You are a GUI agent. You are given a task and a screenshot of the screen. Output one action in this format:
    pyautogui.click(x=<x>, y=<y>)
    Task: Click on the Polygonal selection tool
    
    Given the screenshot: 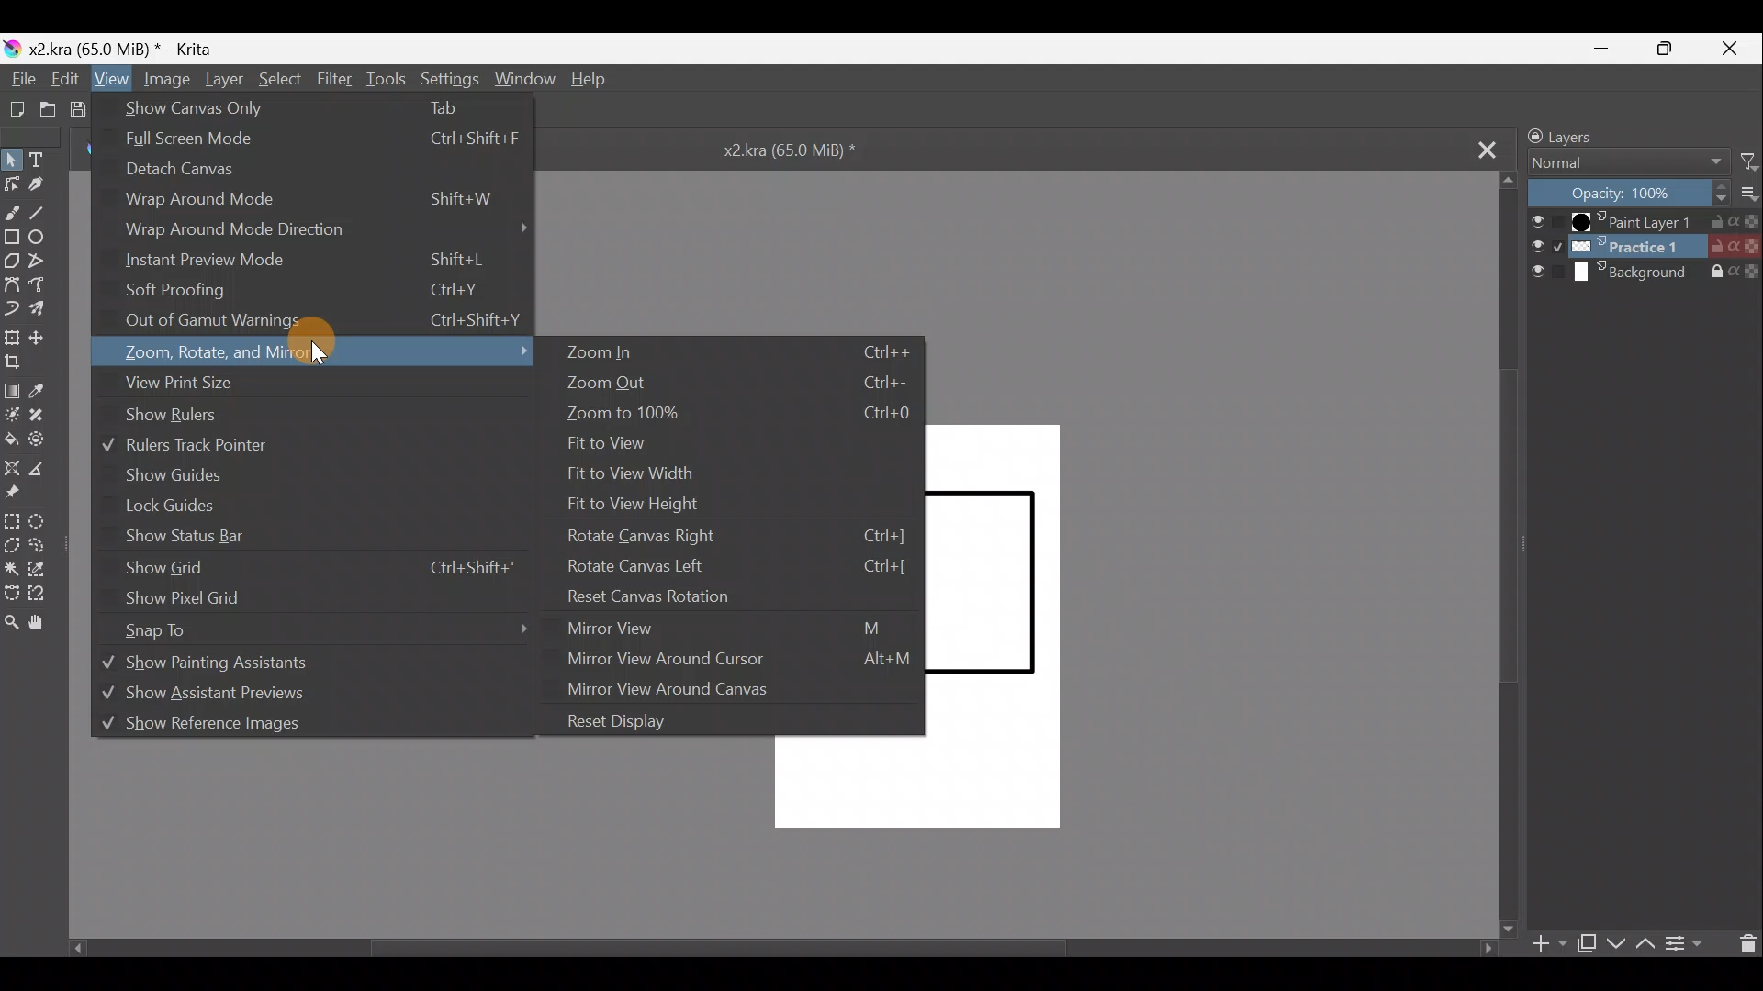 What is the action you would take?
    pyautogui.click(x=16, y=545)
    